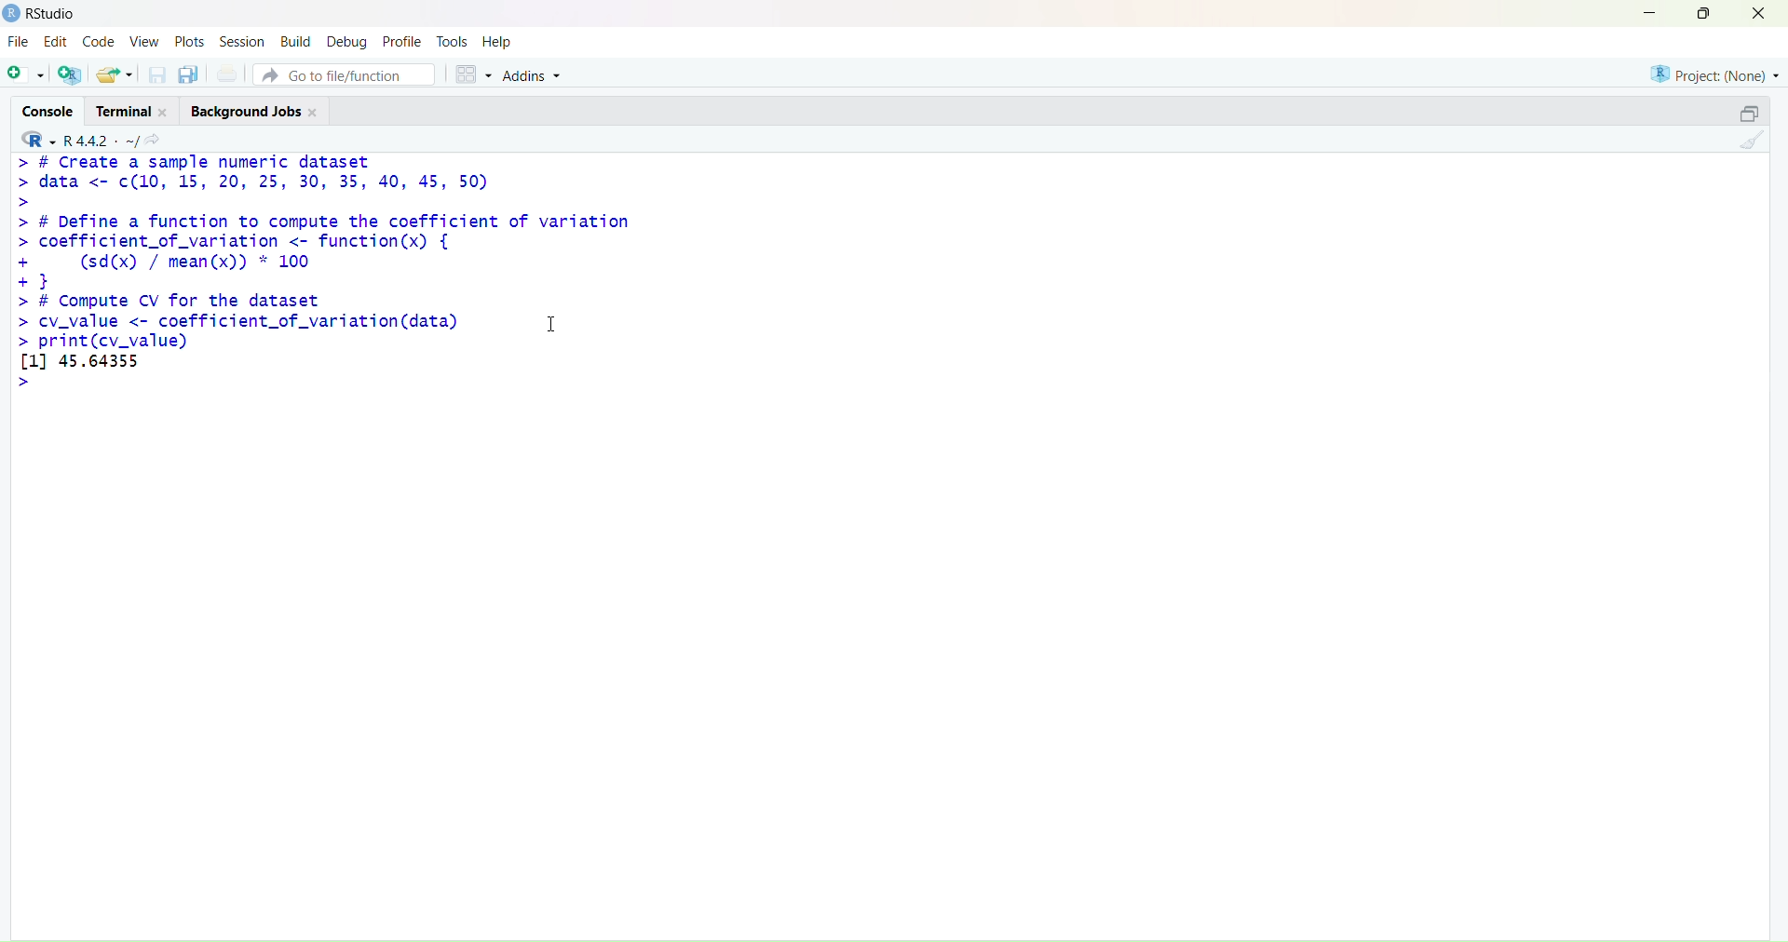 The width and height of the screenshot is (1788, 942). I want to click on clean, so click(1754, 140).